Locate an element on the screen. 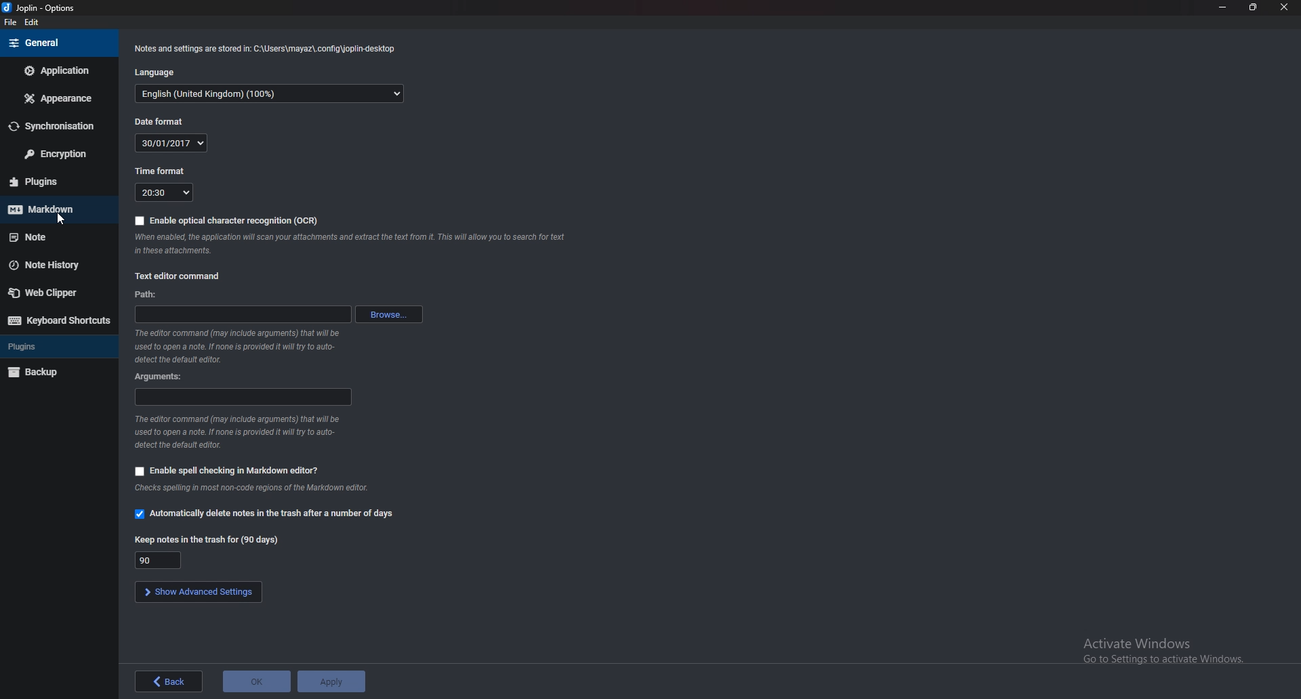 The image size is (1301, 699). Plugins is located at coordinates (51, 183).